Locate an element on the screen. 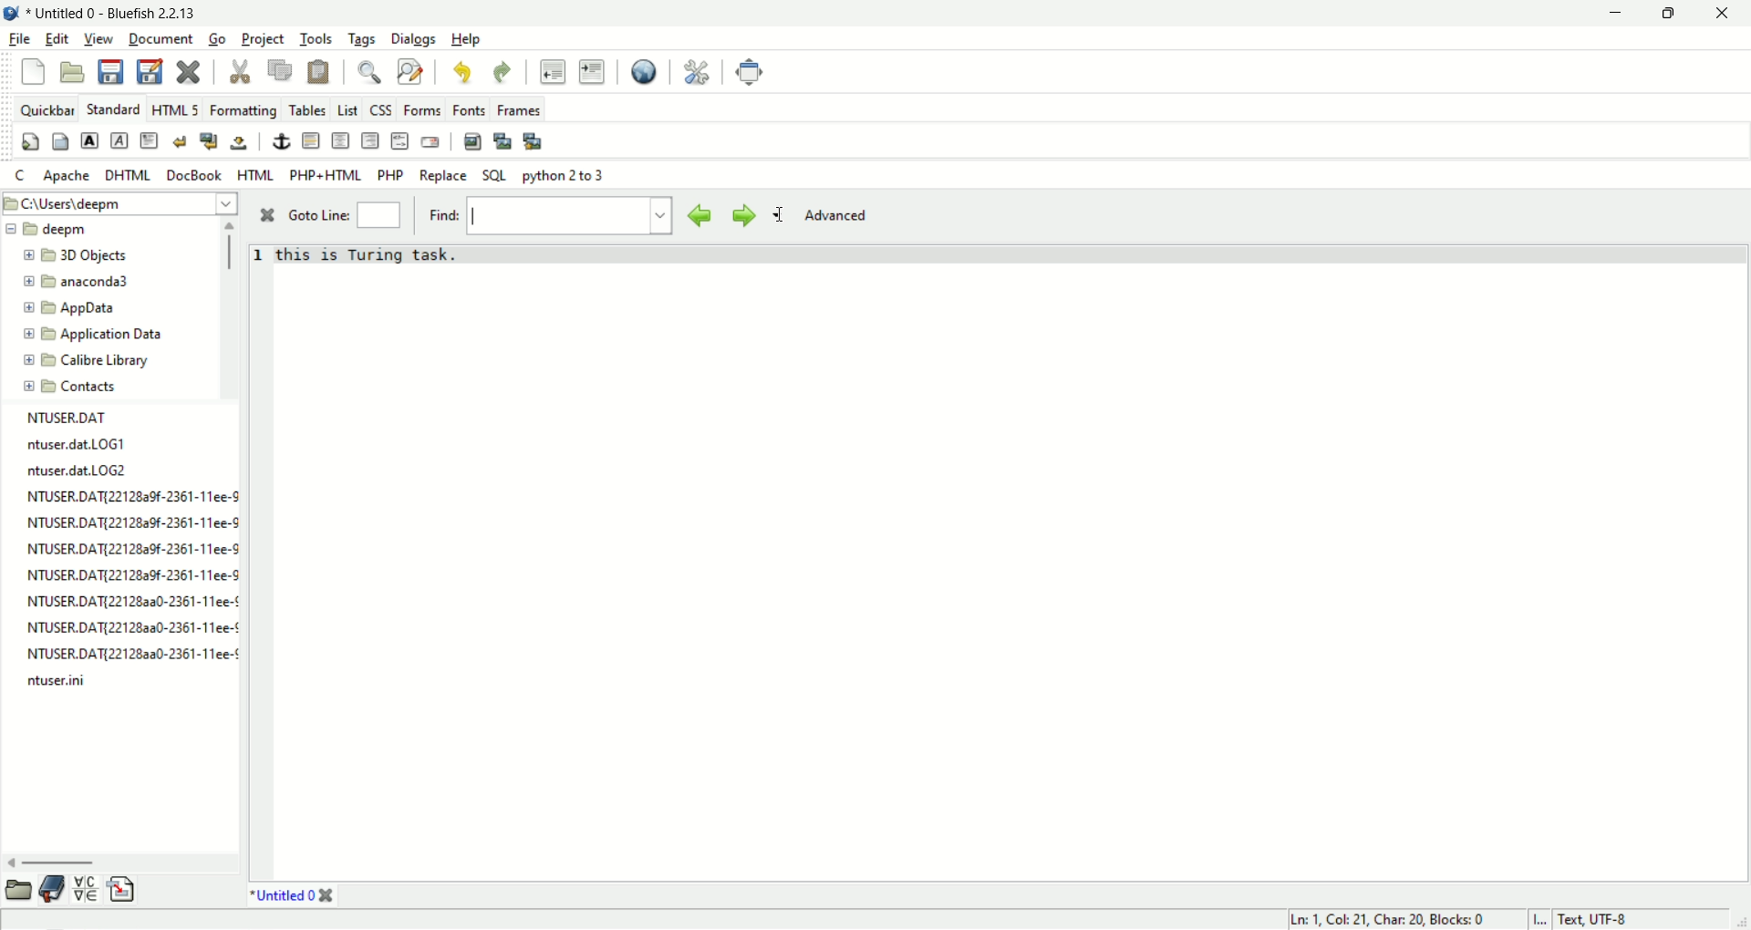 Image resolution: width=1751 pixels, height=930 pixels. find is located at coordinates (374, 73).